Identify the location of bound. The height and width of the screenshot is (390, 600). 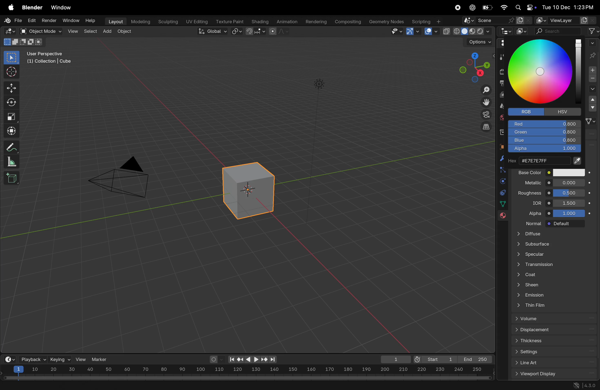
(501, 169).